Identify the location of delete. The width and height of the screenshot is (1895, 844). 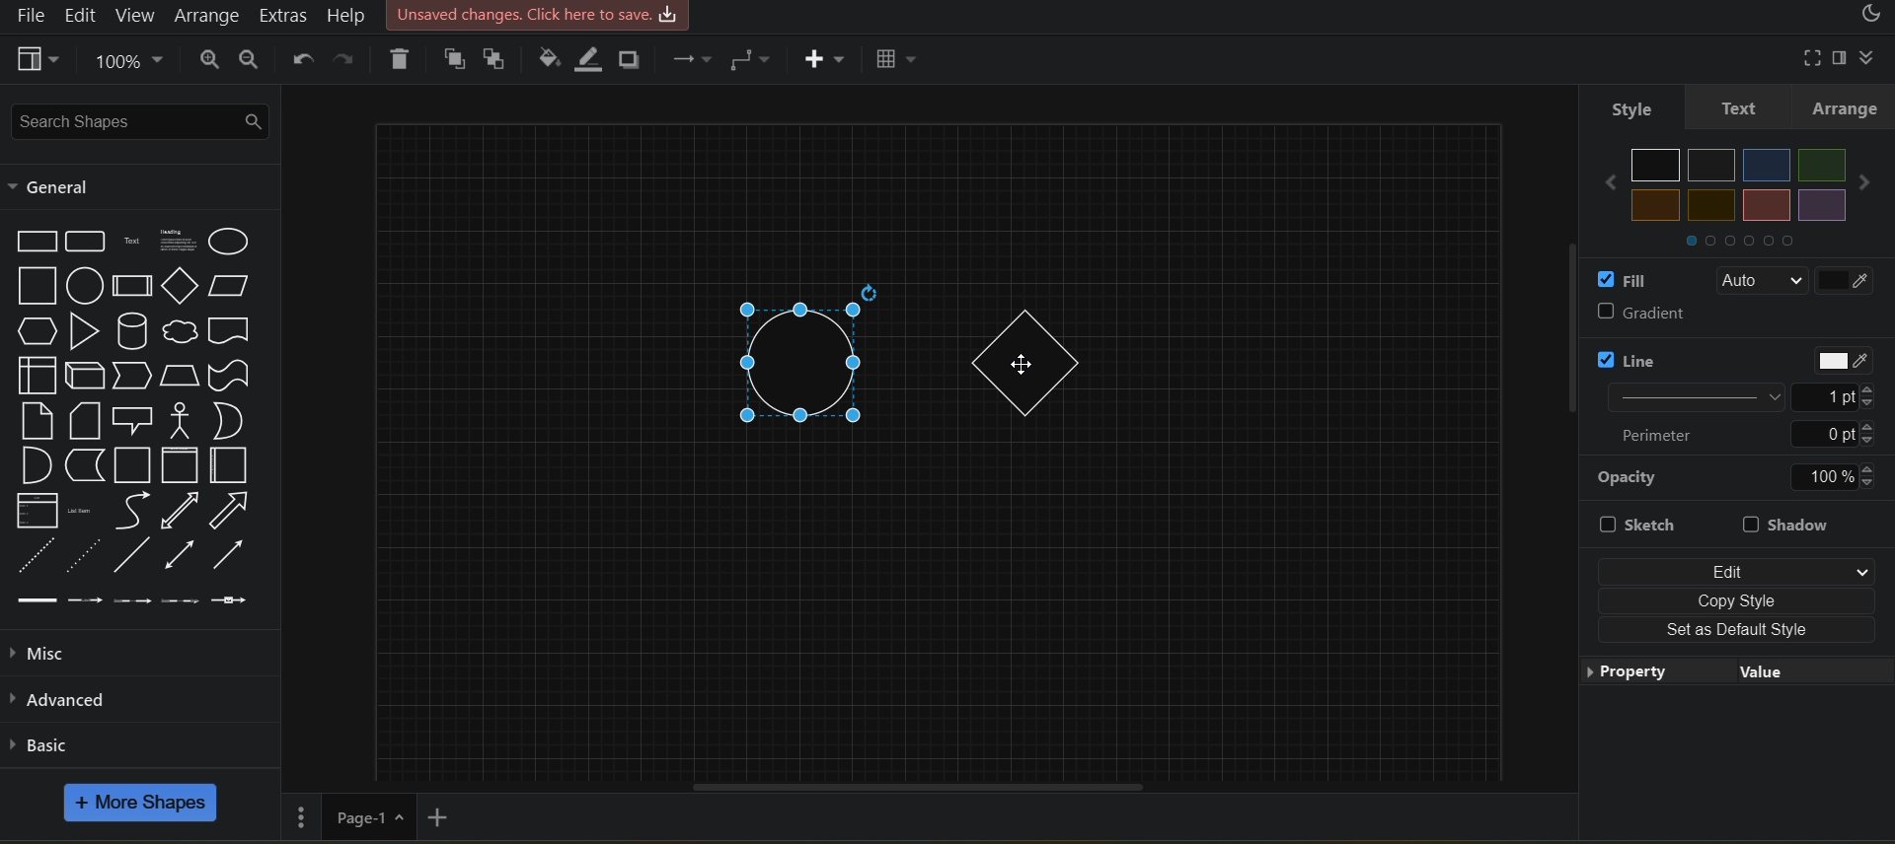
(401, 60).